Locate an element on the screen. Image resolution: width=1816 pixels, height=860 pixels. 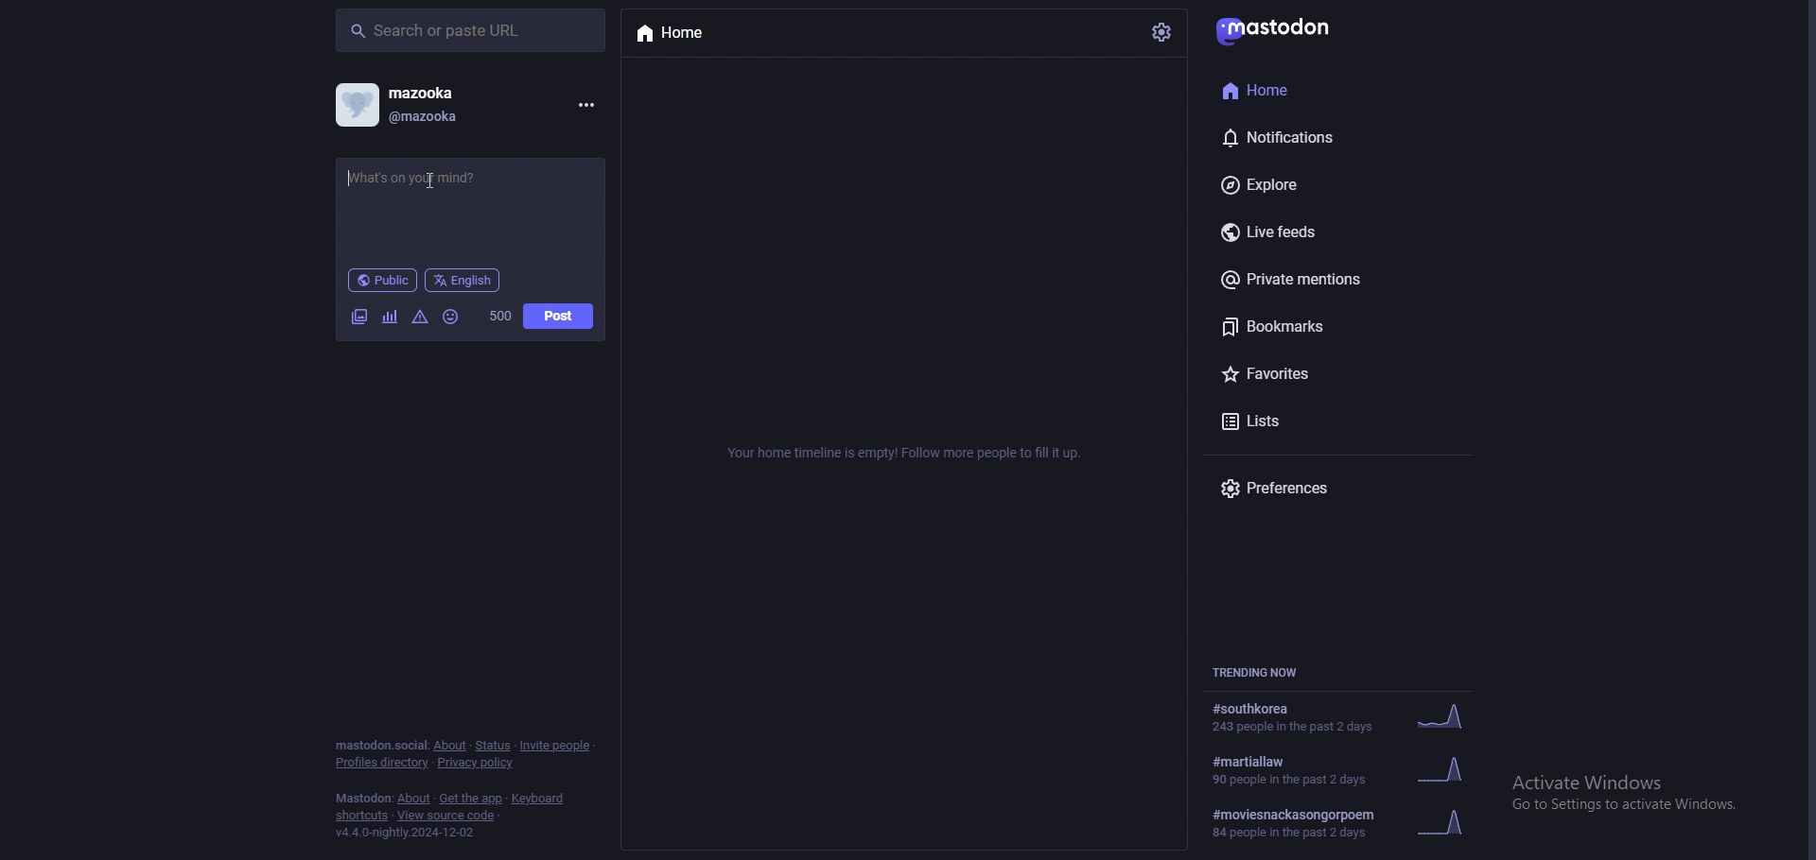
version is located at coordinates (409, 833).